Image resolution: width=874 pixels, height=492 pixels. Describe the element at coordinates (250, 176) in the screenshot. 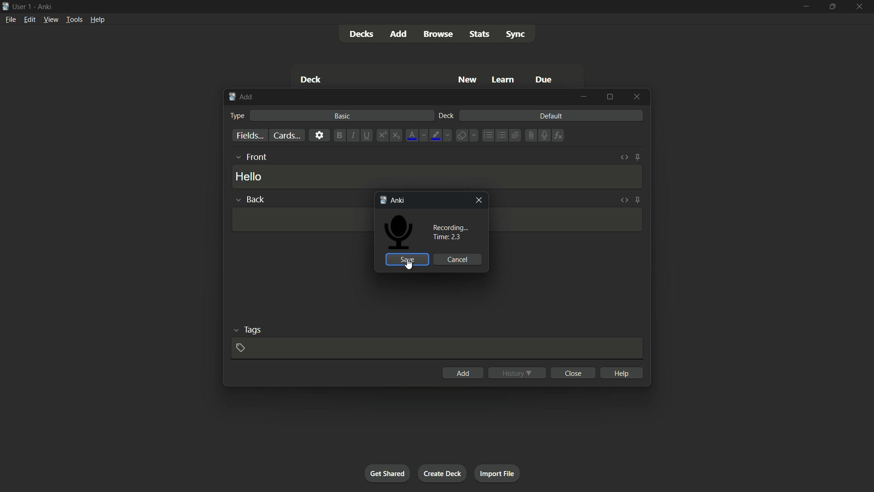

I see `hello` at that location.